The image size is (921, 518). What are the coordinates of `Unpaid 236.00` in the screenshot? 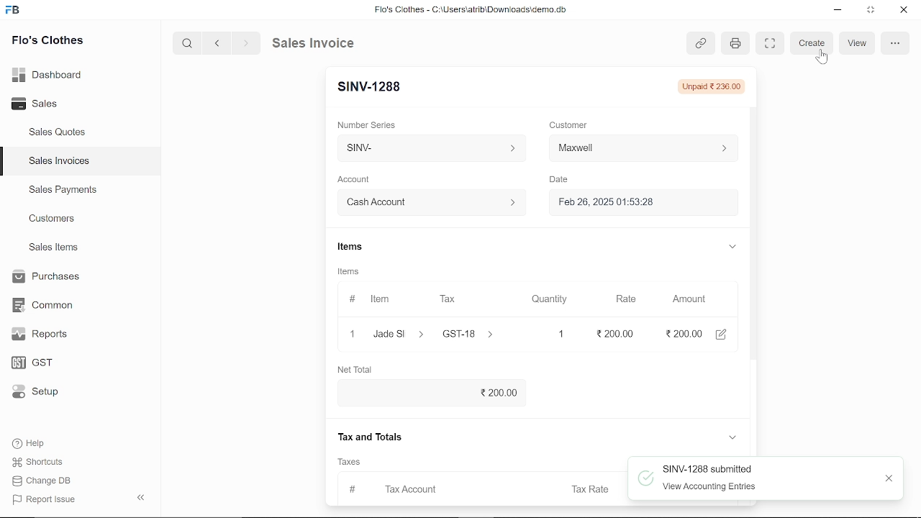 It's located at (710, 86).